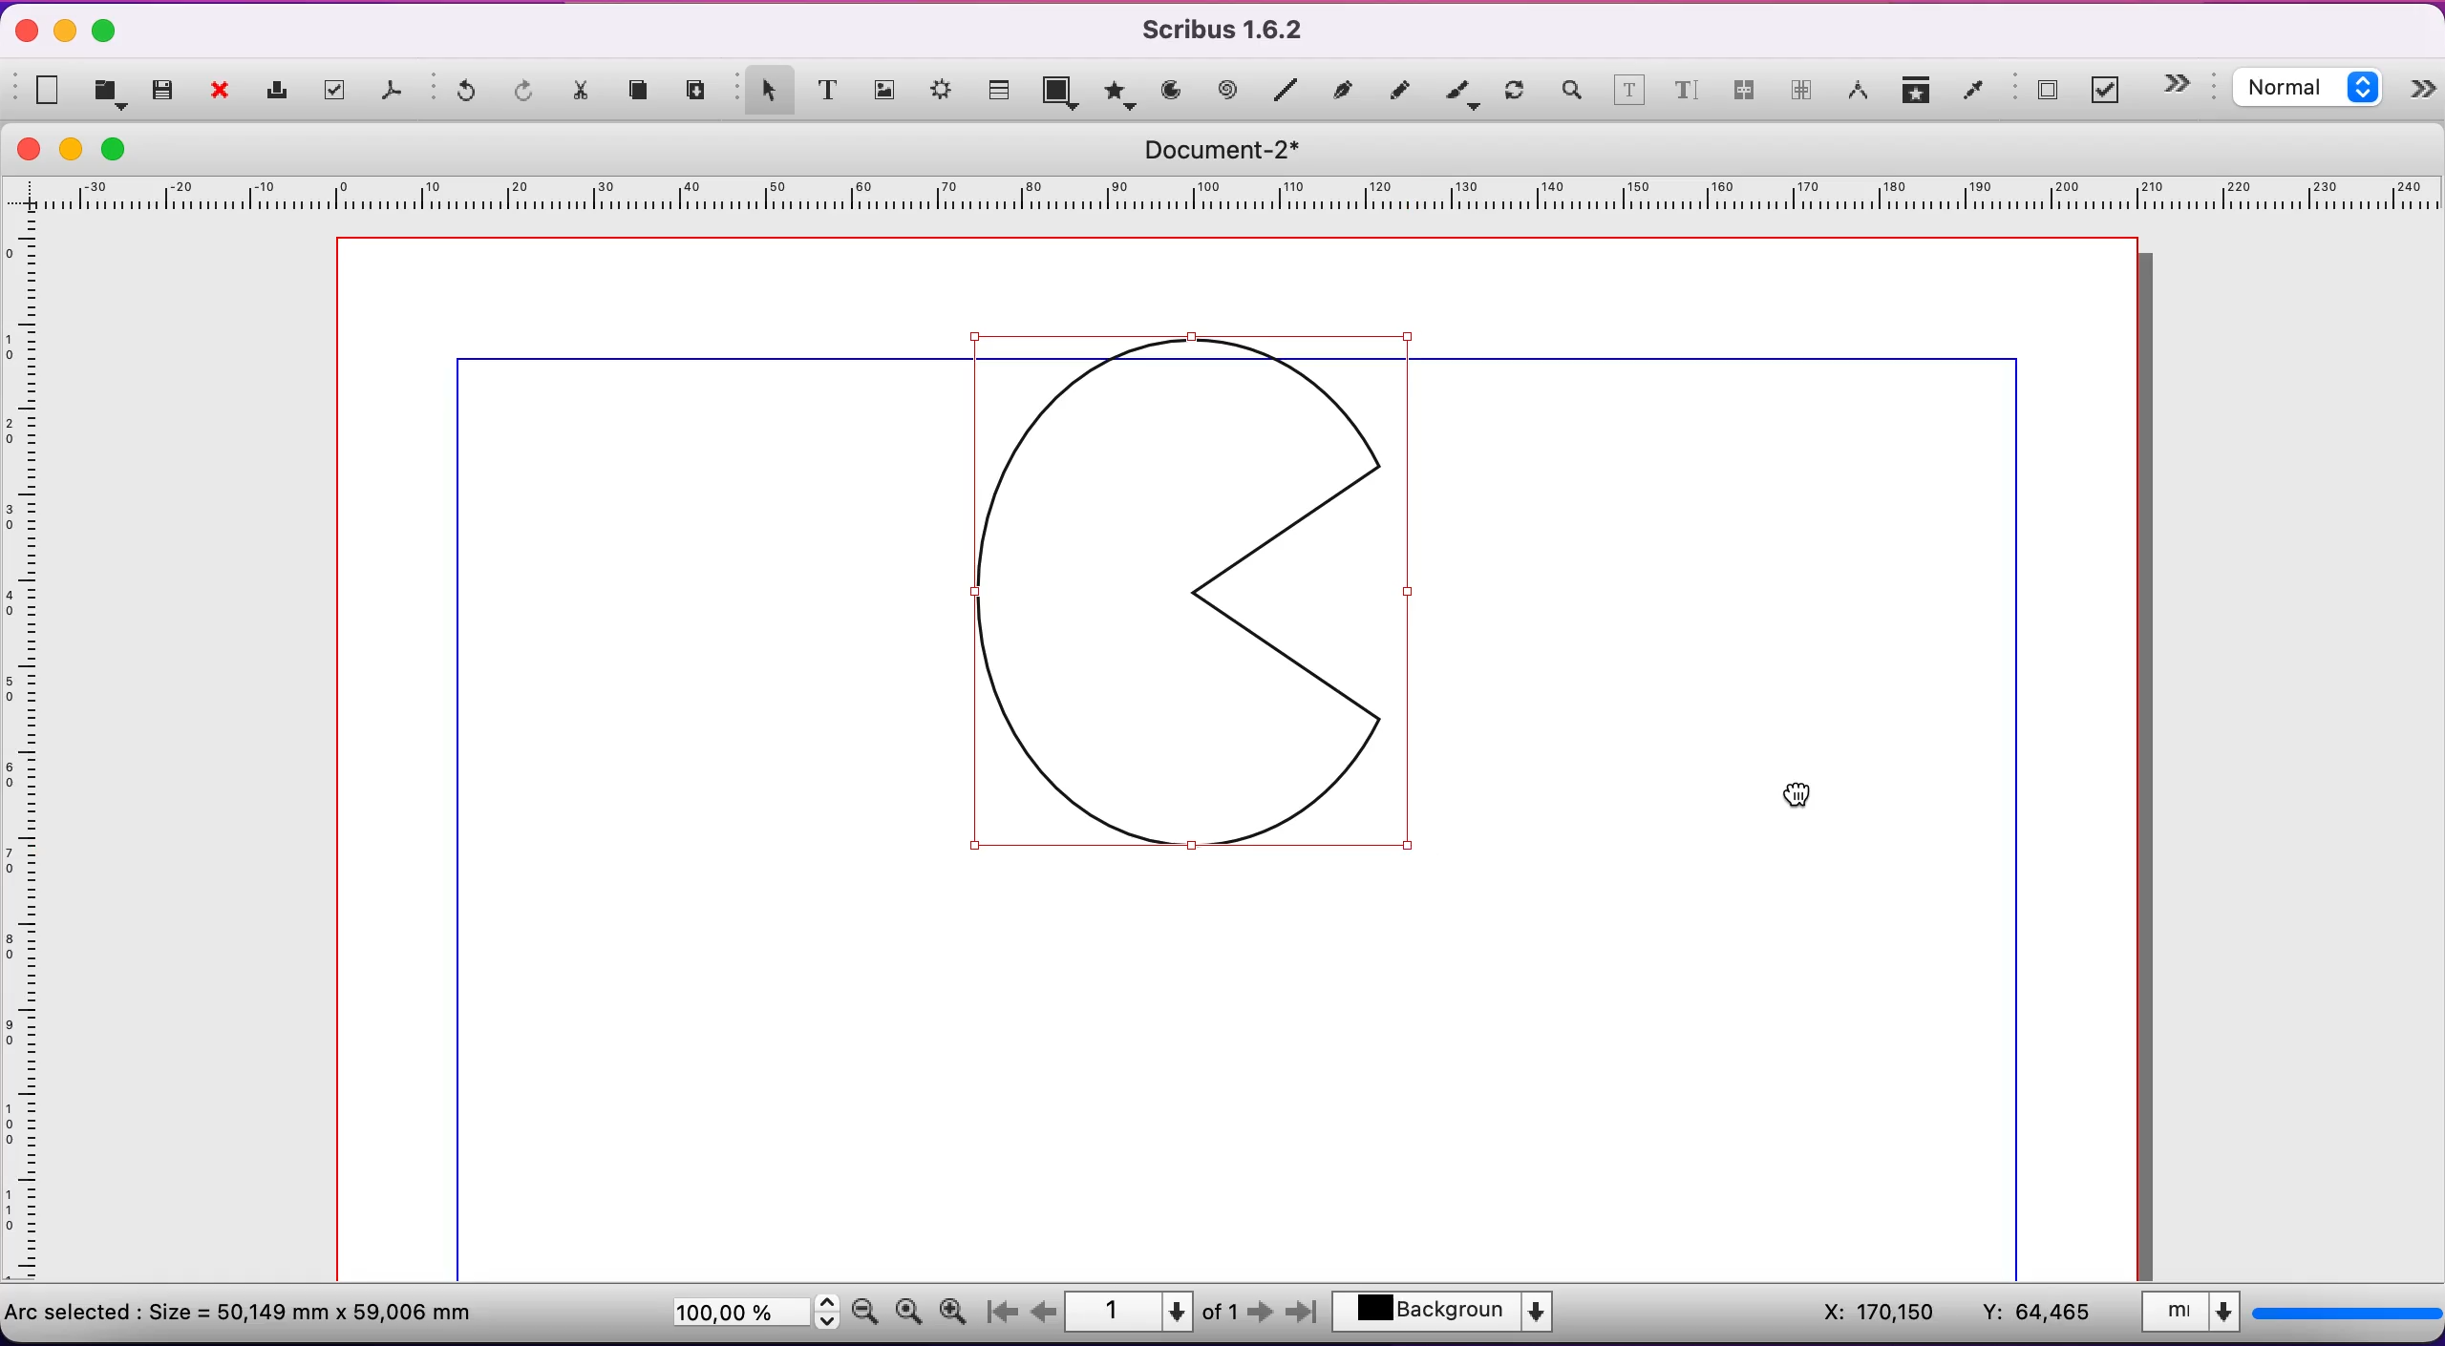  I want to click on close, so click(225, 93).